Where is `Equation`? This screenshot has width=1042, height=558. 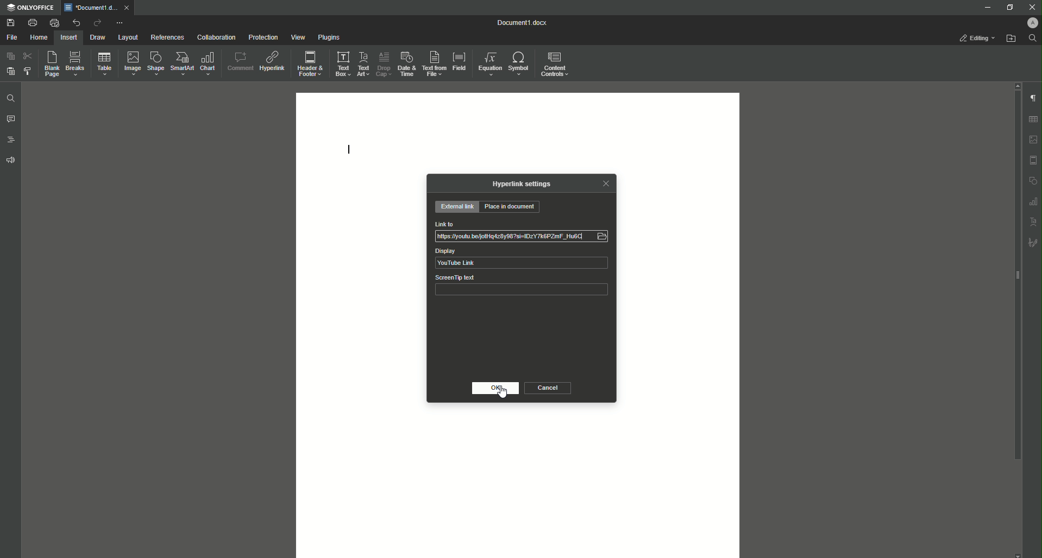
Equation is located at coordinates (490, 64).